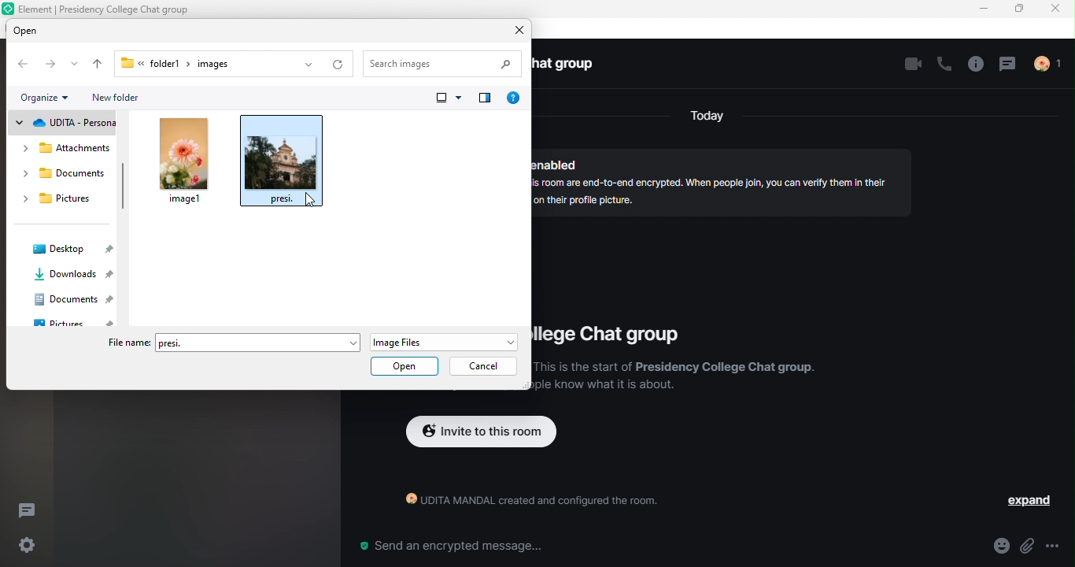 The height and width of the screenshot is (567, 1075). Describe the element at coordinates (1059, 546) in the screenshot. I see `option` at that location.